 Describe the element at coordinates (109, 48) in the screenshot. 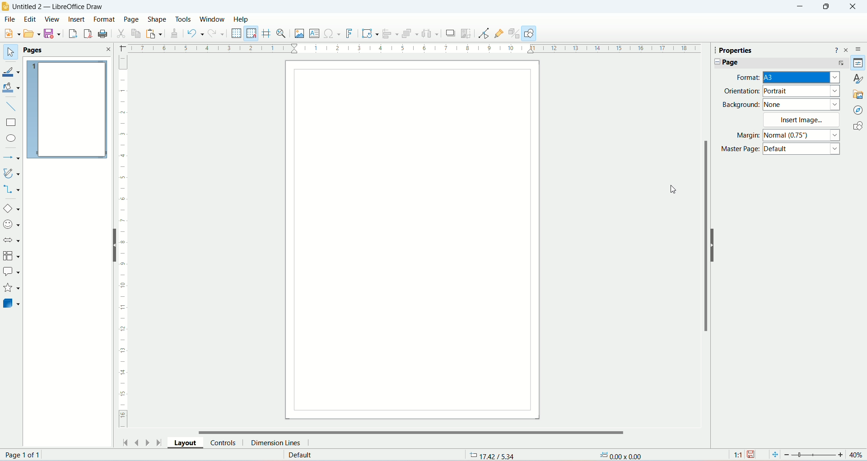

I see `close` at that location.